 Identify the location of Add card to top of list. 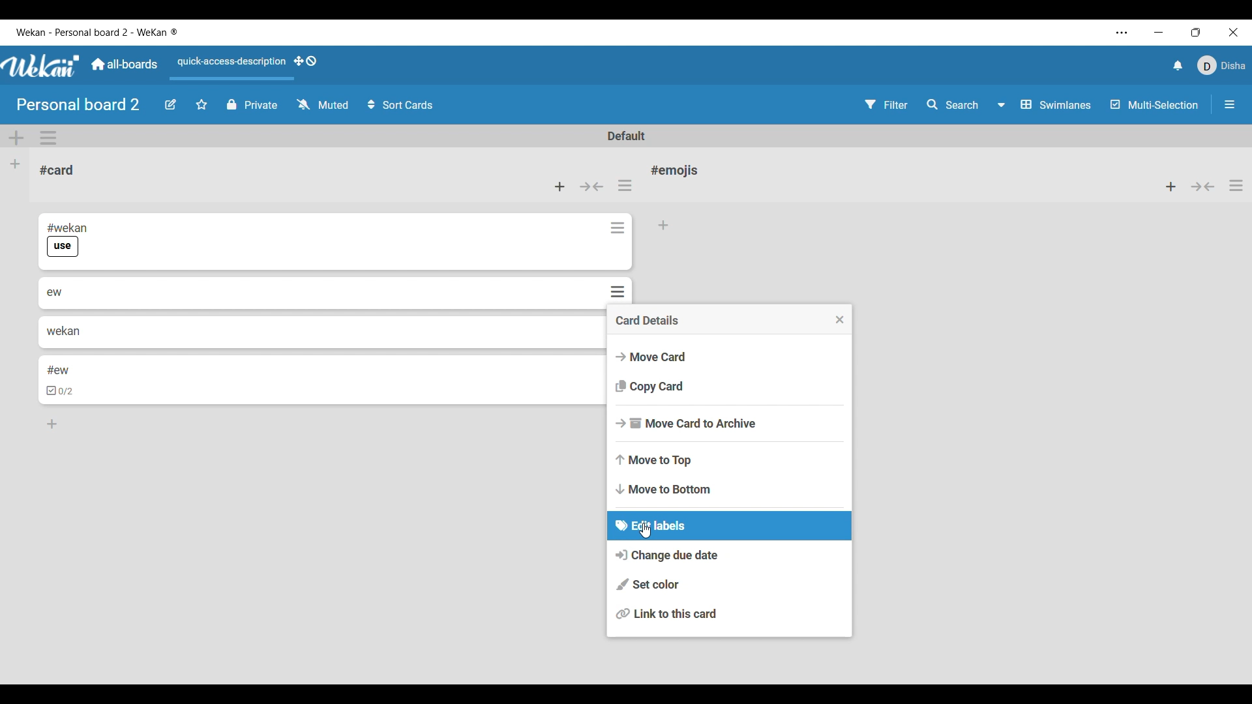
(559, 186).